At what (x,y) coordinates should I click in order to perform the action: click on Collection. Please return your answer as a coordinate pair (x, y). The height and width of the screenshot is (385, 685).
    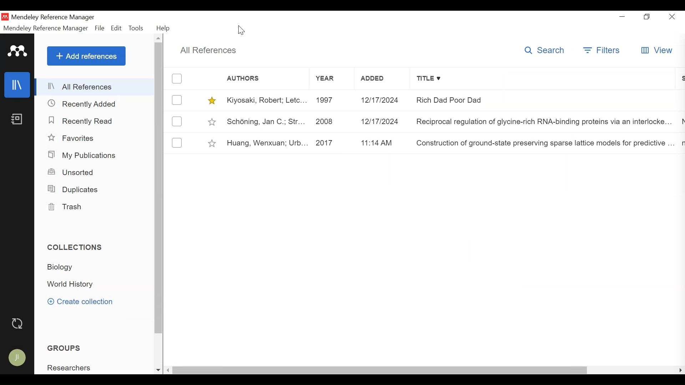
    Looking at the image, I should click on (63, 268).